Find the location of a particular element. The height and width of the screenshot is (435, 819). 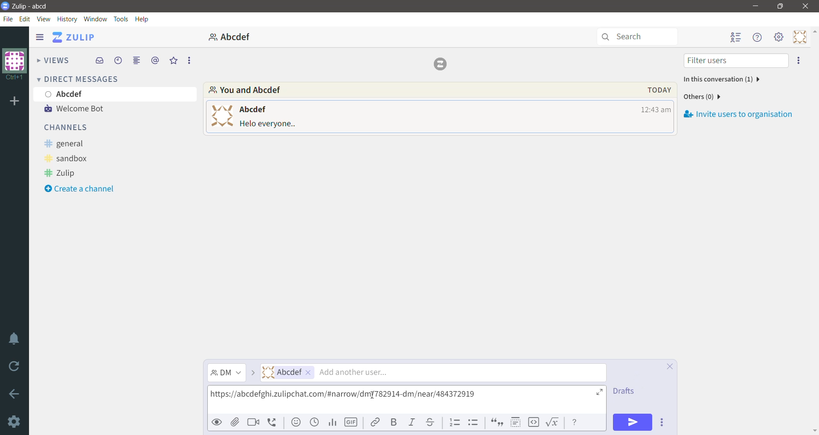

Zulip is located at coordinates (62, 173).